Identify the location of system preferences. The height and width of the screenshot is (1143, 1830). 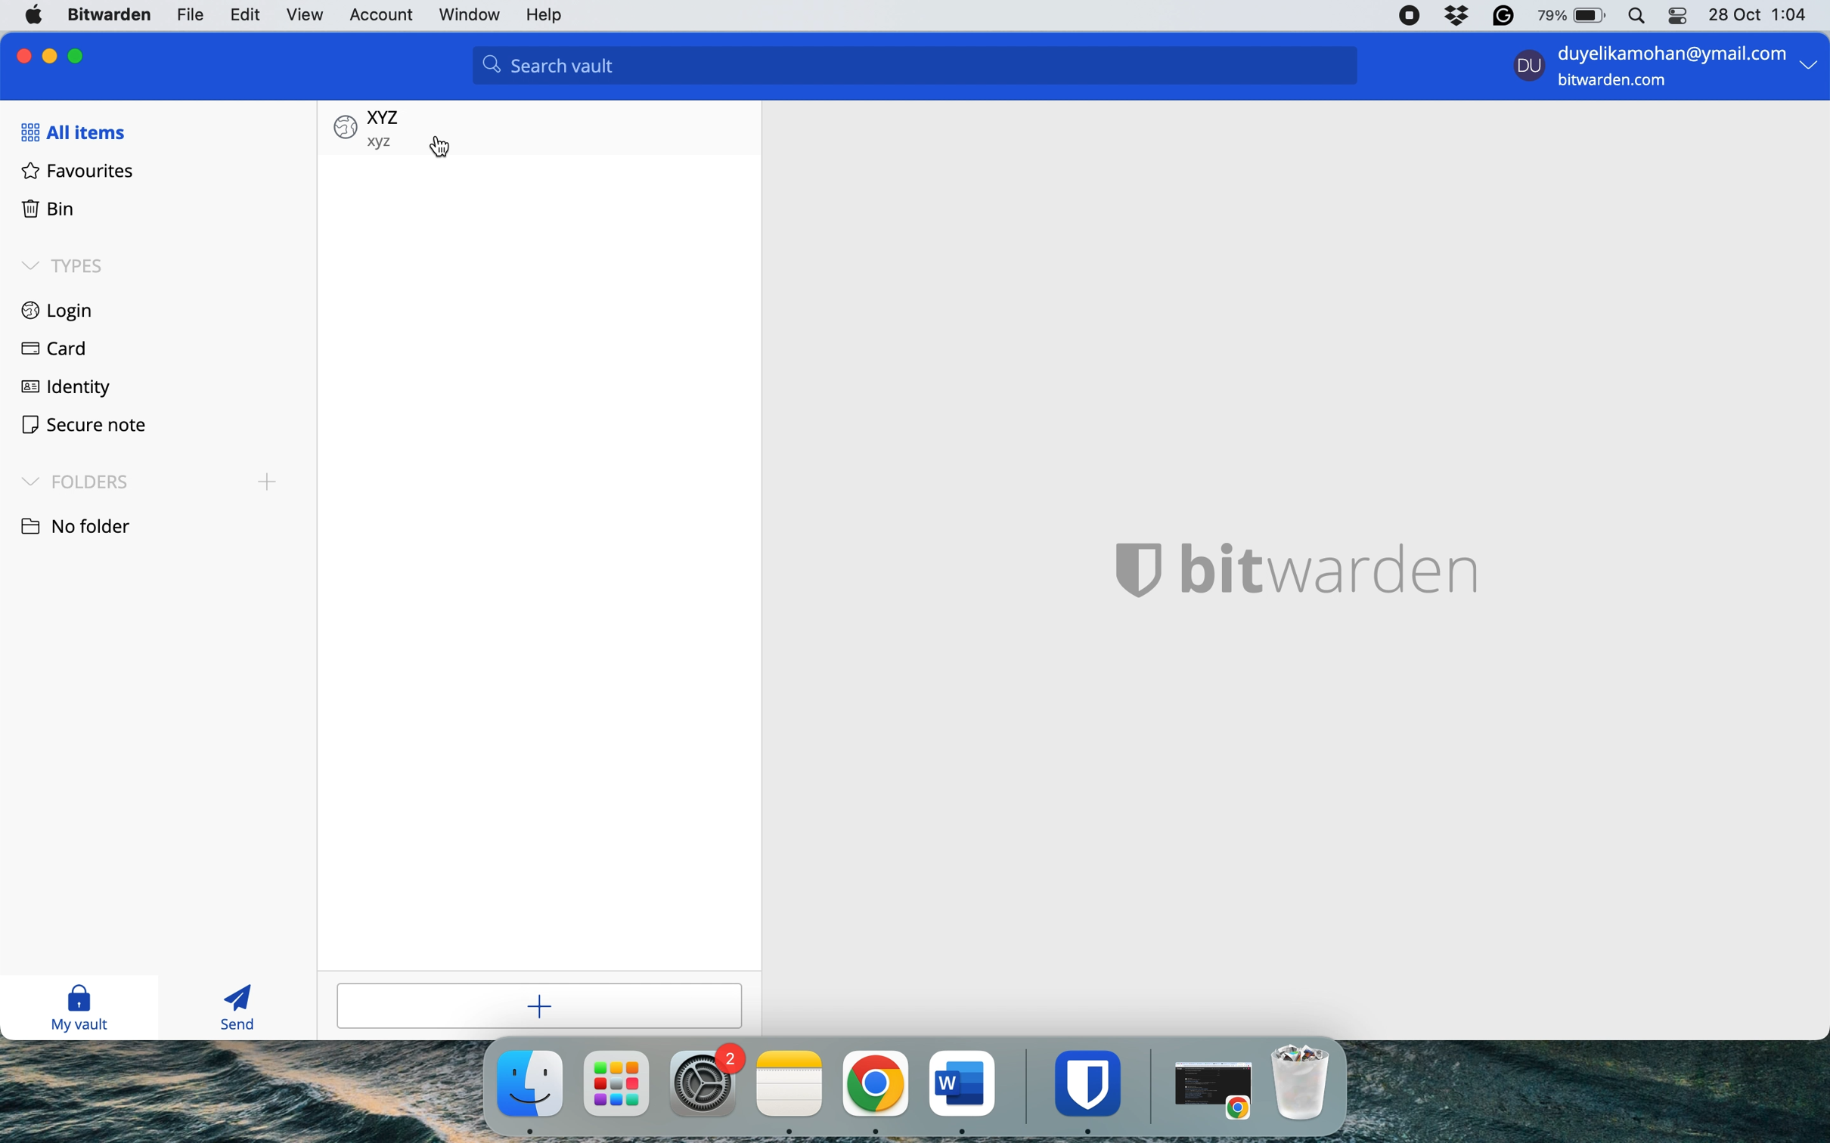
(706, 1083).